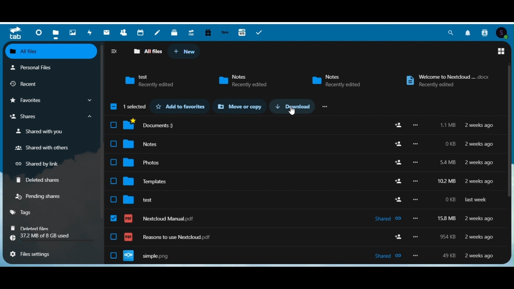 The image size is (514, 289). What do you see at coordinates (305, 164) in the screenshot?
I see `pictures` at bounding box center [305, 164].